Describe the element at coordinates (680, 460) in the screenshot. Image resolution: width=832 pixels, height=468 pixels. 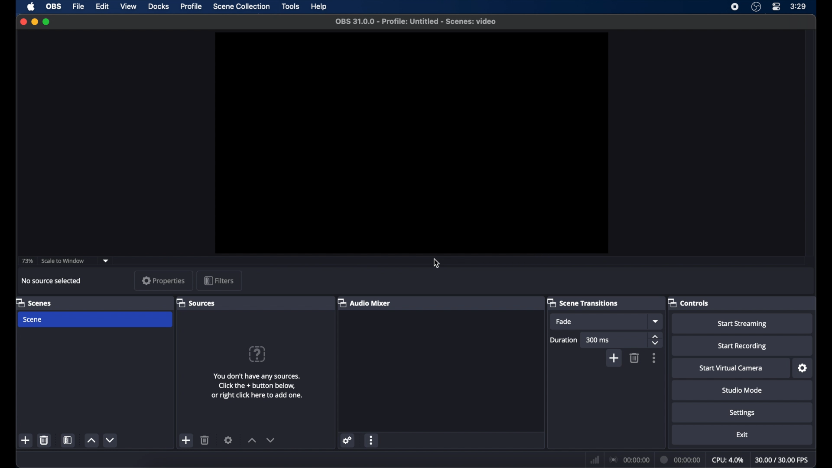
I see `duration` at that location.